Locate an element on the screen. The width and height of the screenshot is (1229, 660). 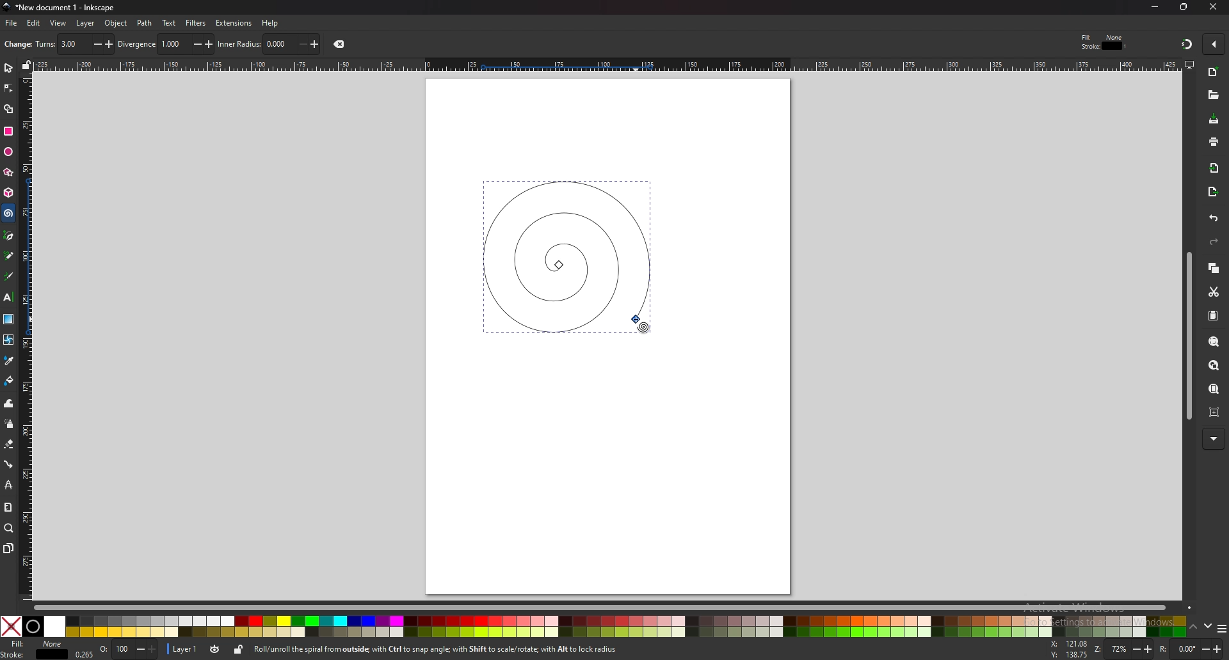
import is located at coordinates (1214, 168).